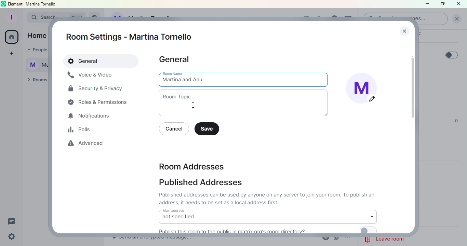  Describe the element at coordinates (12, 38) in the screenshot. I see `Home` at that location.